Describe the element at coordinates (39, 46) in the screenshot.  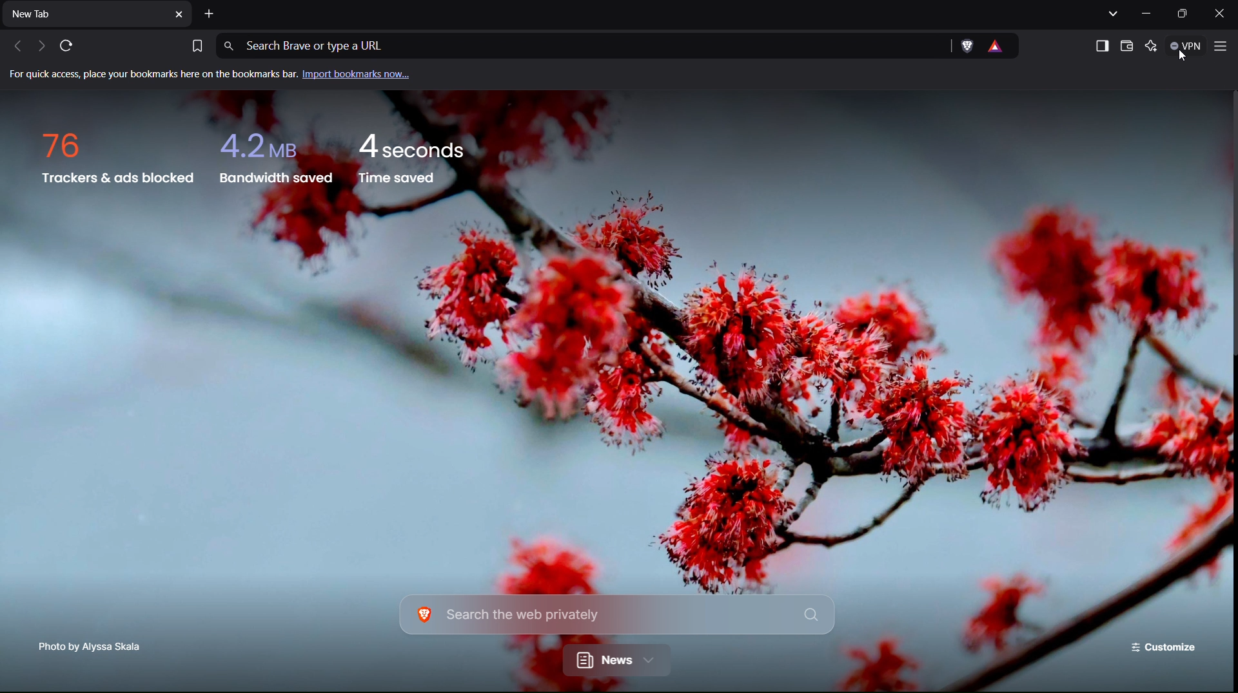
I see `Next` at that location.